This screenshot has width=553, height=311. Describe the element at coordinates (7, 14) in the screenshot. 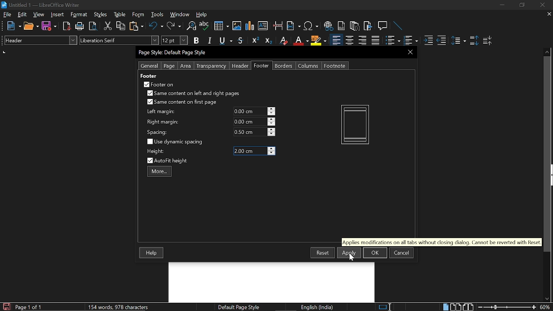

I see `File` at that location.